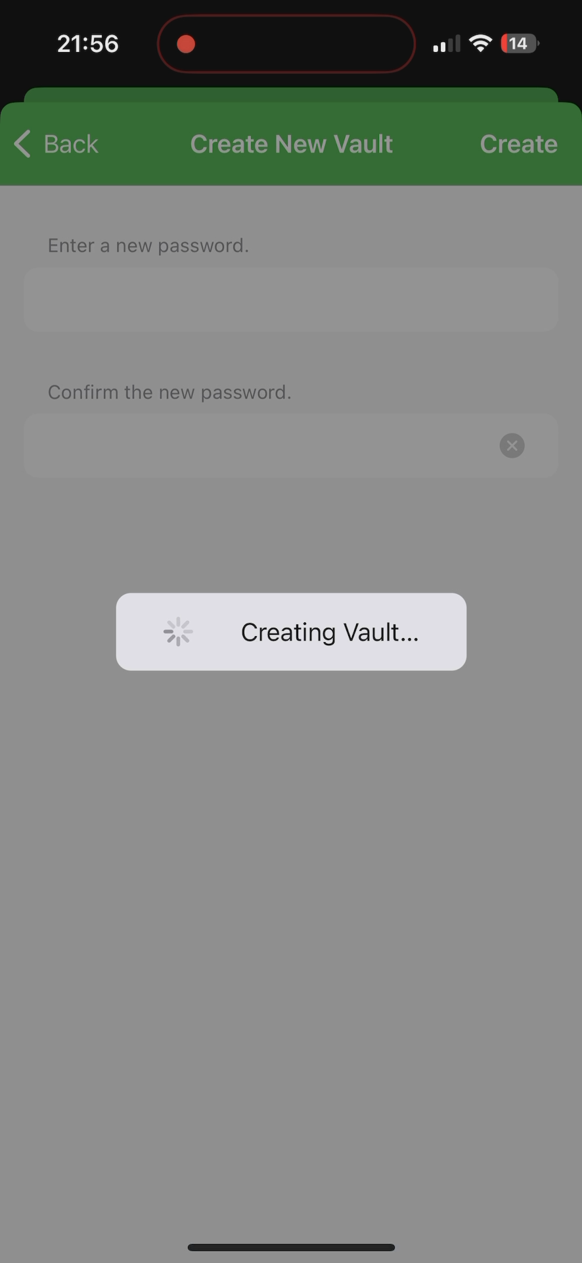 This screenshot has width=582, height=1263. I want to click on 21:56, so click(86, 46).